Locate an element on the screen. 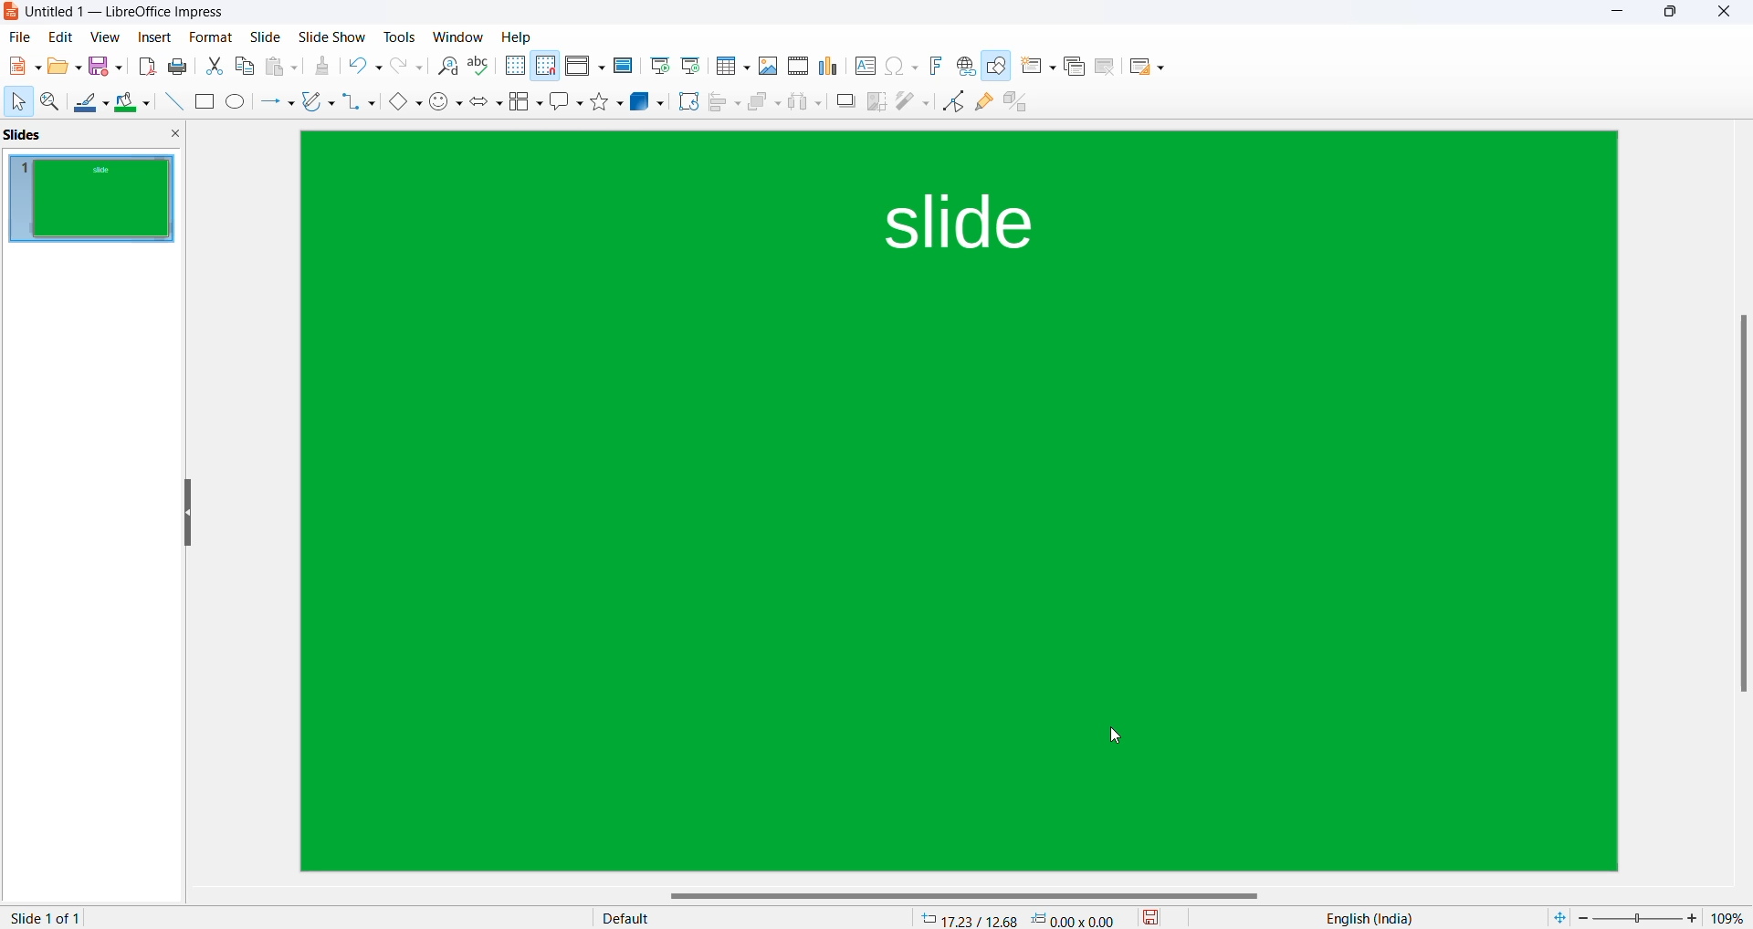 This screenshot has height=929, width=1753. spellings is located at coordinates (481, 67).